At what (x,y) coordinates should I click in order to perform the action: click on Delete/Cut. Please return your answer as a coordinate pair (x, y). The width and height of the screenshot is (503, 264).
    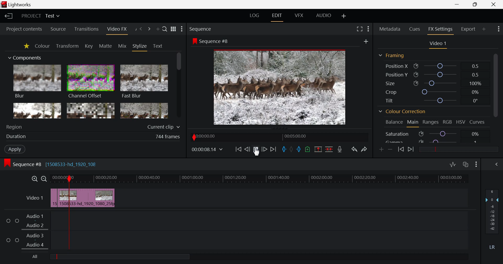
    Looking at the image, I should click on (329, 149).